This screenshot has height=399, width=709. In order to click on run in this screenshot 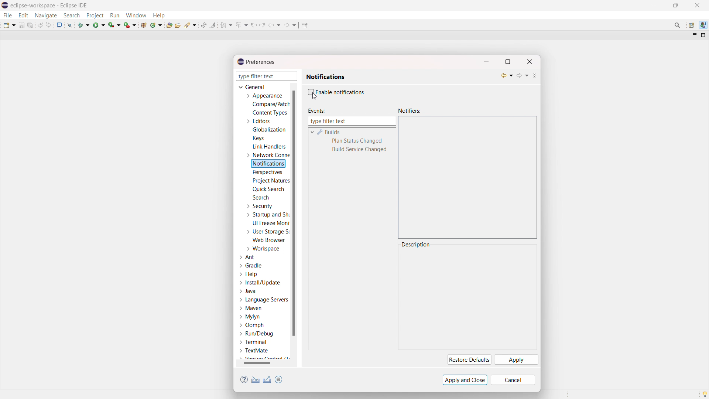, I will do `click(99, 25)`.